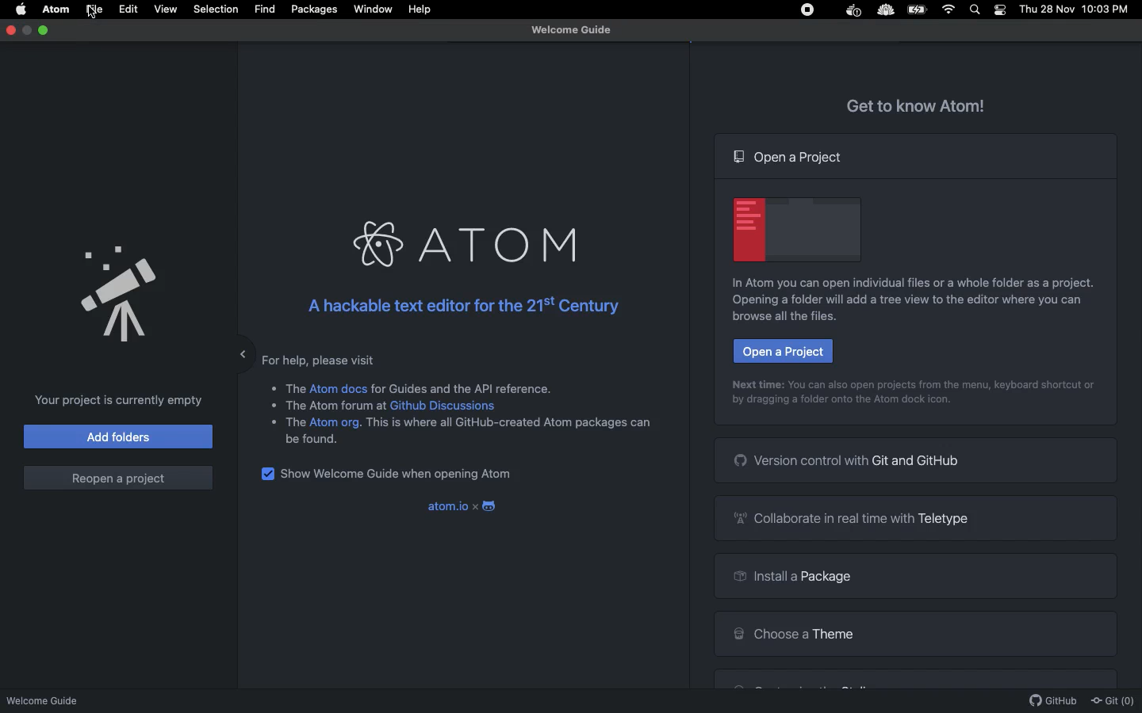 The width and height of the screenshot is (1142, 713). Describe the element at coordinates (492, 507) in the screenshot. I see `Logo` at that location.